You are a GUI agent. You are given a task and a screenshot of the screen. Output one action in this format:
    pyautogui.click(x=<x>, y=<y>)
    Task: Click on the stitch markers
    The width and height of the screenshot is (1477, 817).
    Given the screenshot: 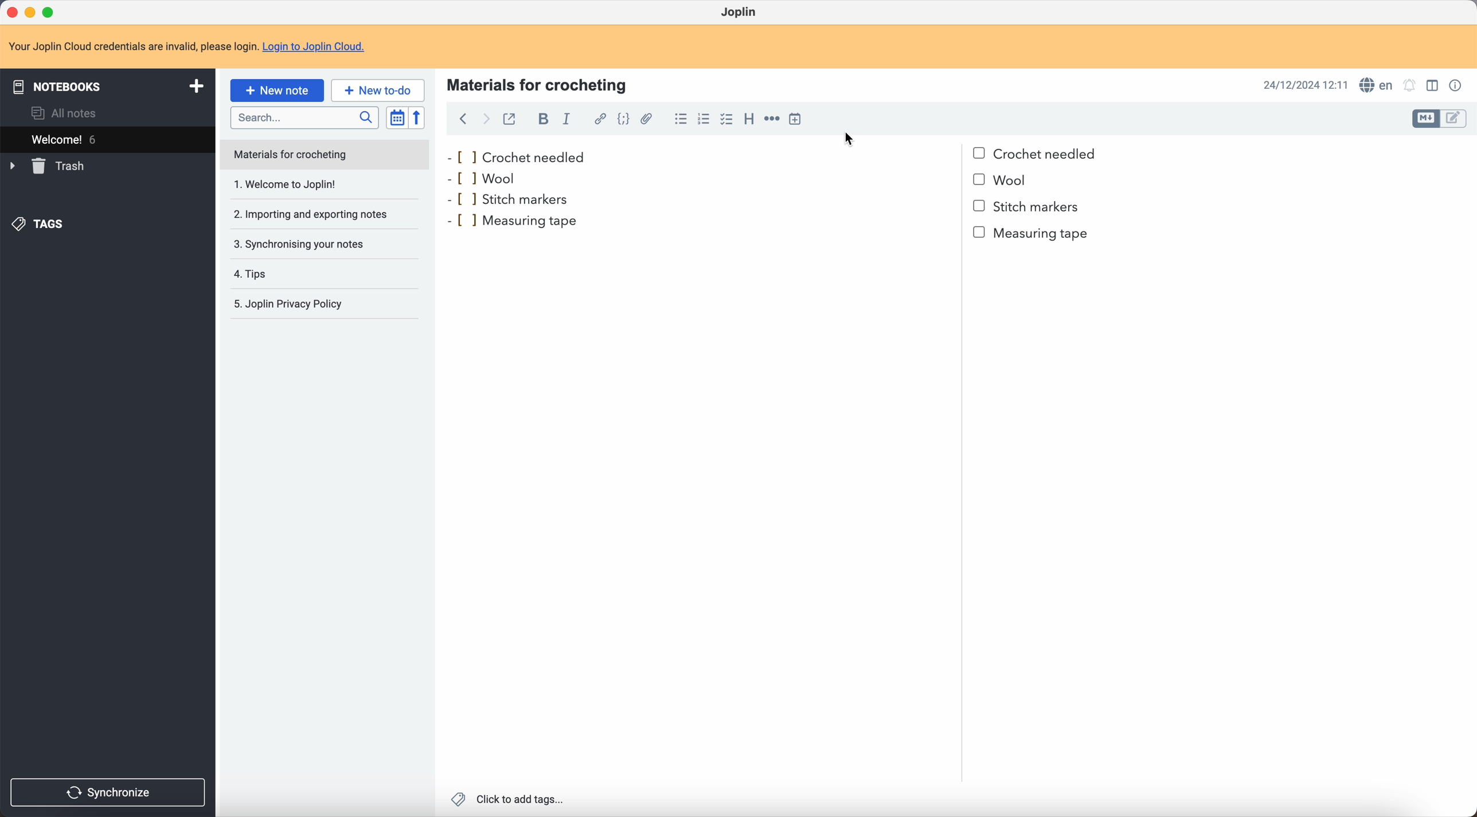 What is the action you would take?
    pyautogui.click(x=528, y=200)
    